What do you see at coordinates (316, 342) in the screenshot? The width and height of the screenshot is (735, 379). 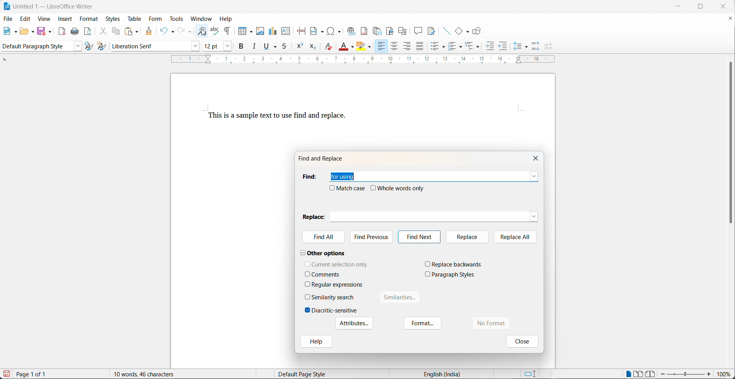 I see `help` at bounding box center [316, 342].